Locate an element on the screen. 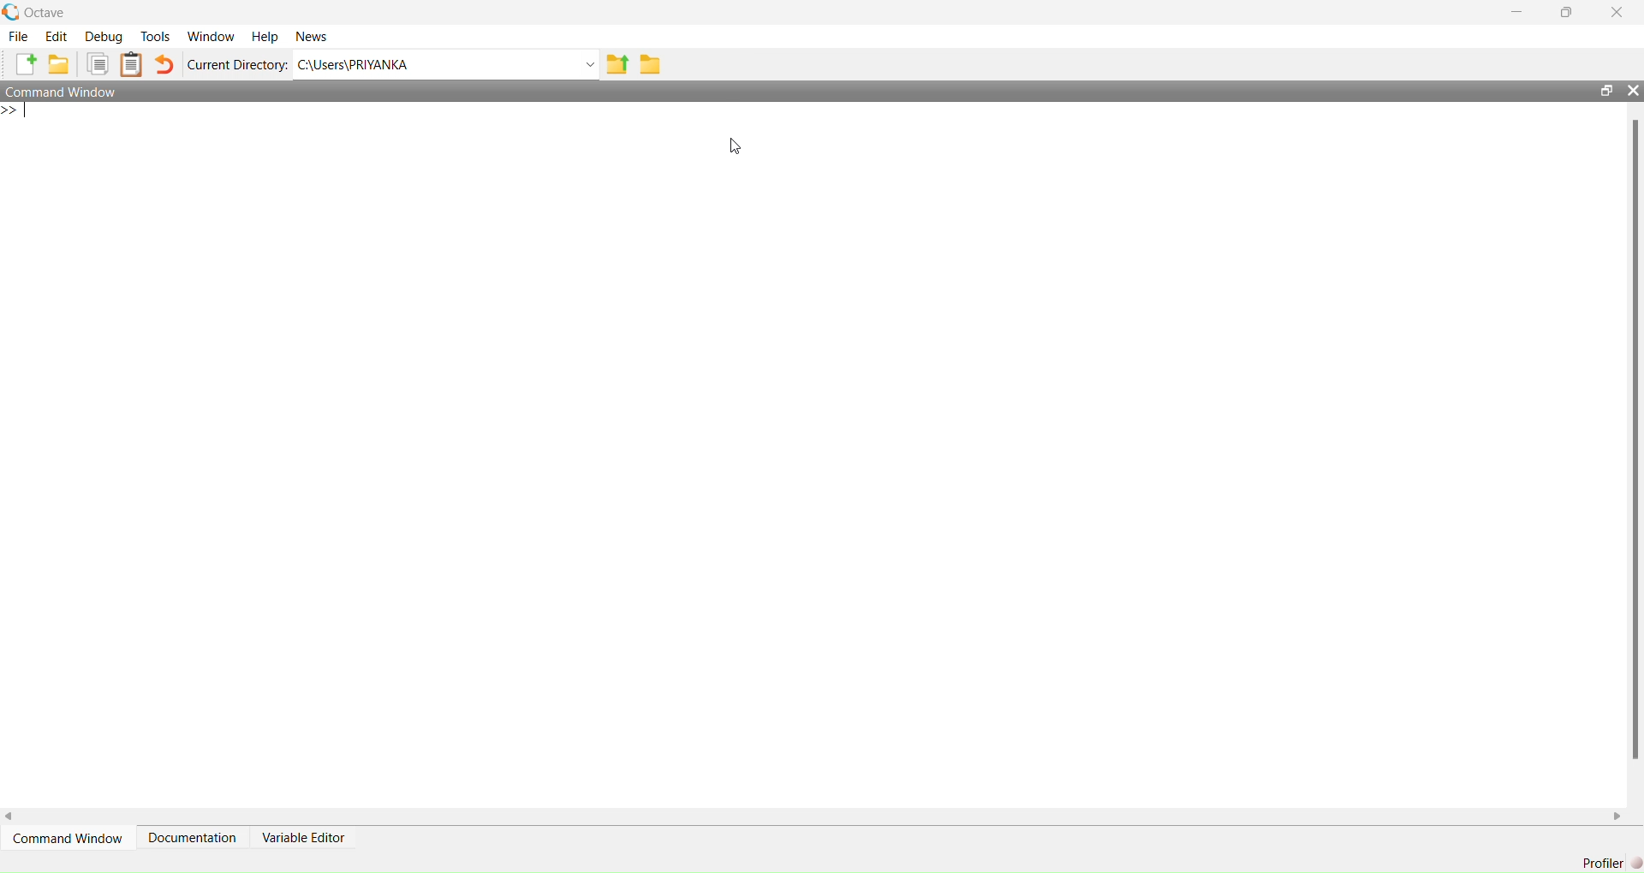 The image size is (1644, 873). share folder is located at coordinates (616, 64).